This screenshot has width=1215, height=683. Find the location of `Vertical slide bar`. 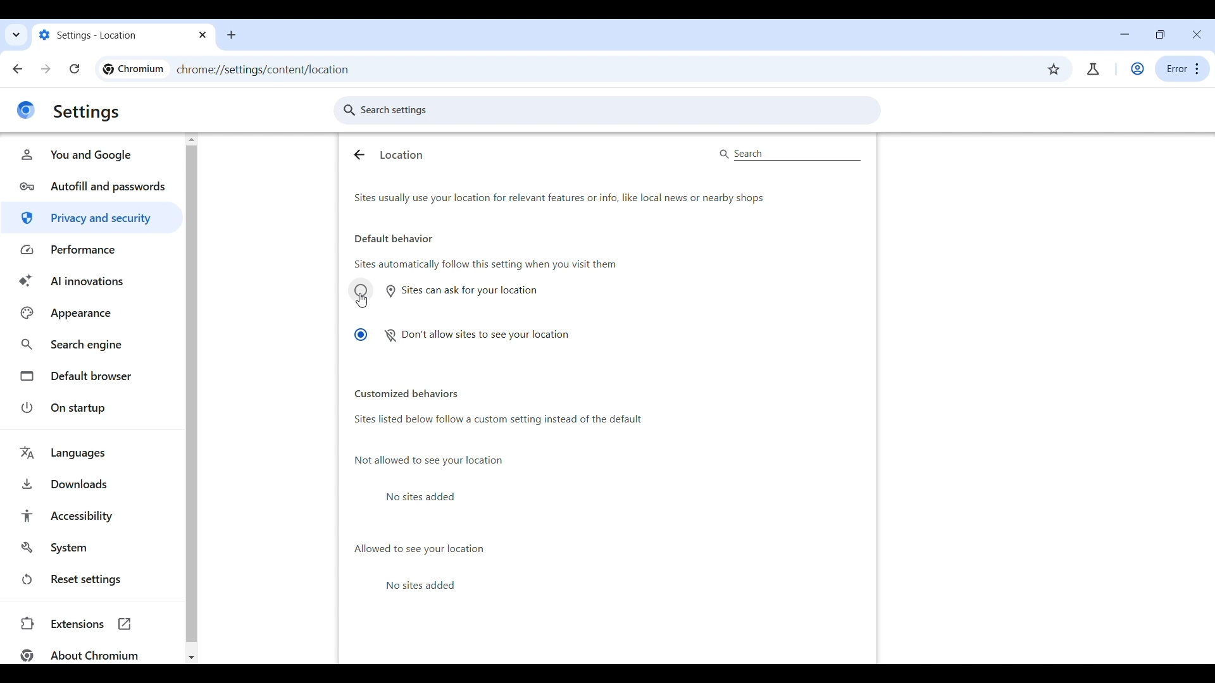

Vertical slide bar is located at coordinates (1207, 290).